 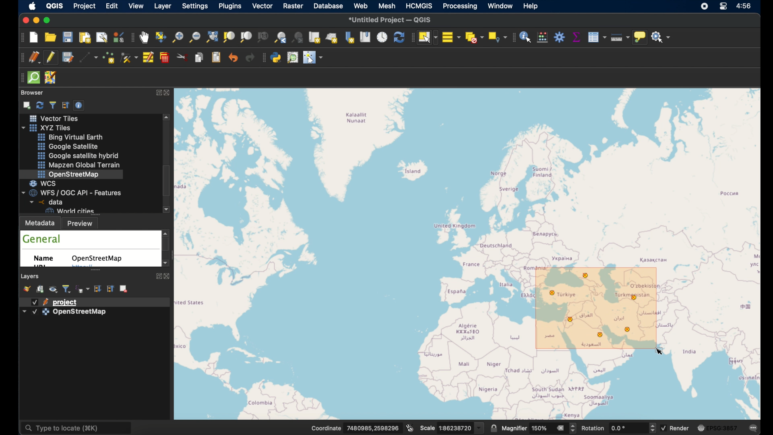 I want to click on close, so click(x=170, y=93).